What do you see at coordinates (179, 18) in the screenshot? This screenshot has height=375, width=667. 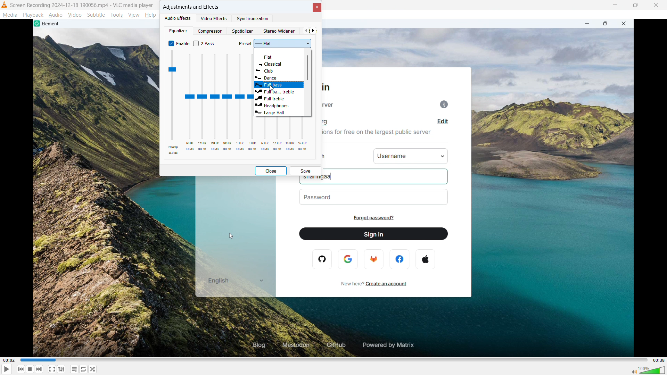 I see `Audio effects` at bounding box center [179, 18].